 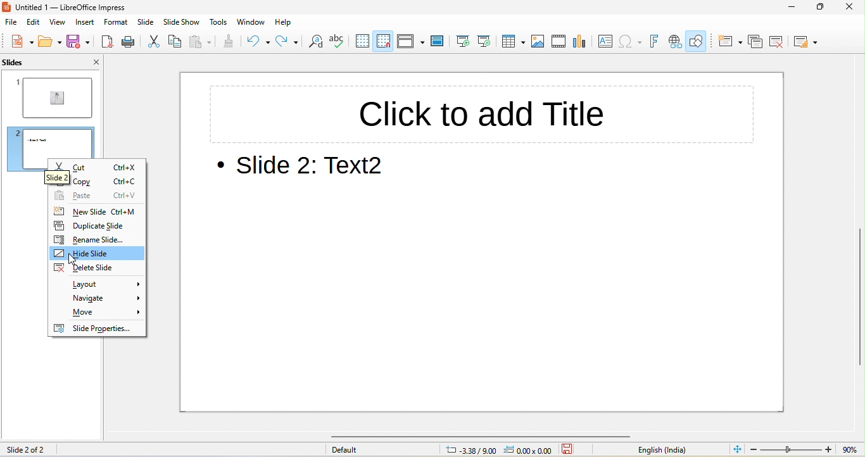 I want to click on cut, so click(x=74, y=168).